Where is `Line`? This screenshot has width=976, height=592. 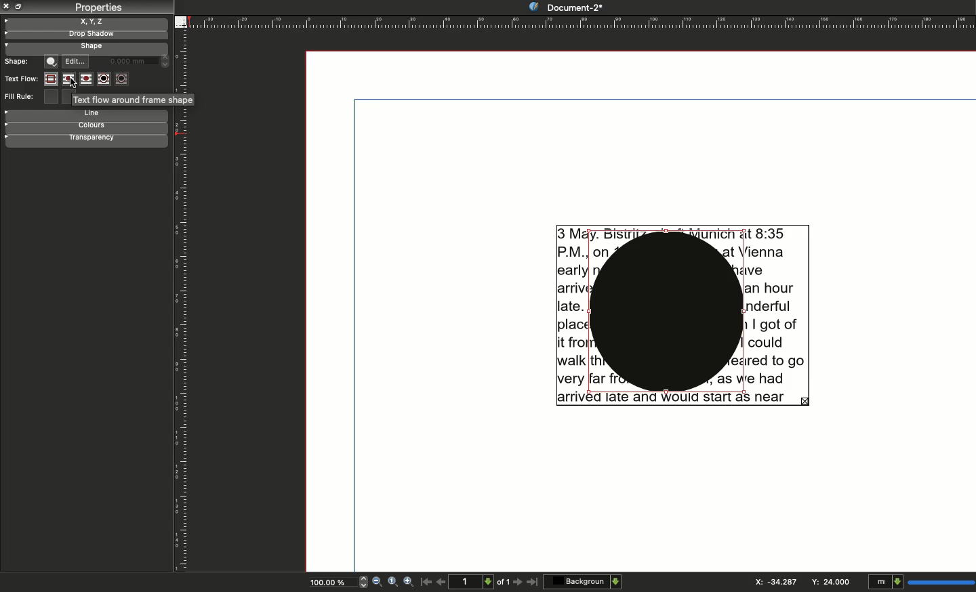
Line is located at coordinates (90, 115).